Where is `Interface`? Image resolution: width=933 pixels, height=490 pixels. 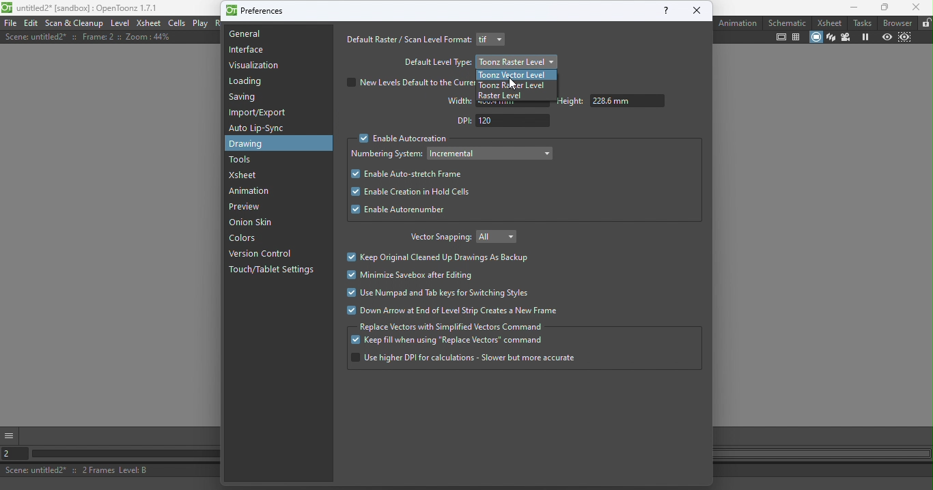 Interface is located at coordinates (246, 50).